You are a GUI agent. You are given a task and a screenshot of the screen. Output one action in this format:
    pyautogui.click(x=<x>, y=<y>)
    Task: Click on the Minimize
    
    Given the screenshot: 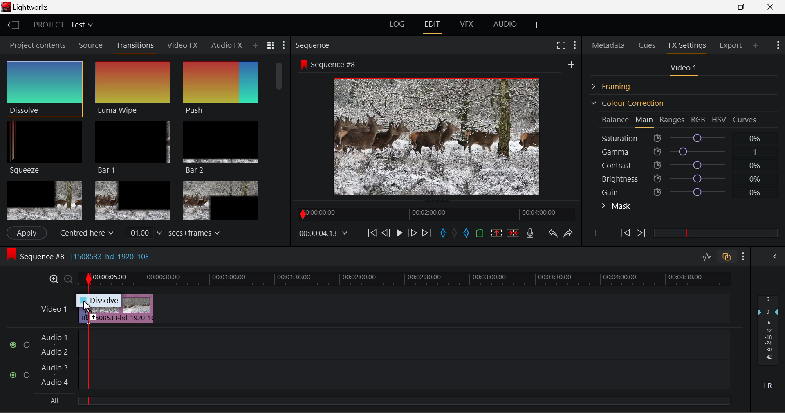 What is the action you would take?
    pyautogui.click(x=743, y=7)
    